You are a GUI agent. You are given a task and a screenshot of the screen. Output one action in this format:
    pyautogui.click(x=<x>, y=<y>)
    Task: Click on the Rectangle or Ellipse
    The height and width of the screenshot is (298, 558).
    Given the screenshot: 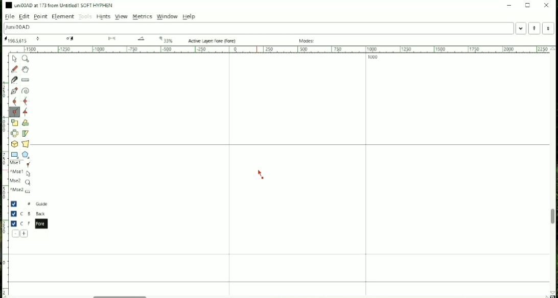 What is the action you would take?
    pyautogui.click(x=15, y=155)
    